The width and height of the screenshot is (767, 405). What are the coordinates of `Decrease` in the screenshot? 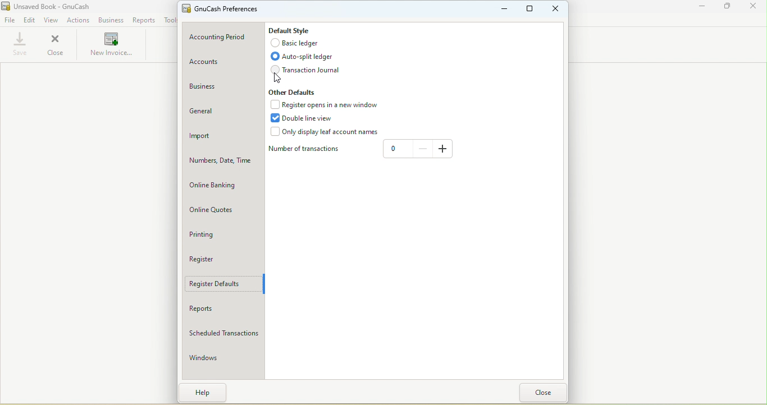 It's located at (421, 149).